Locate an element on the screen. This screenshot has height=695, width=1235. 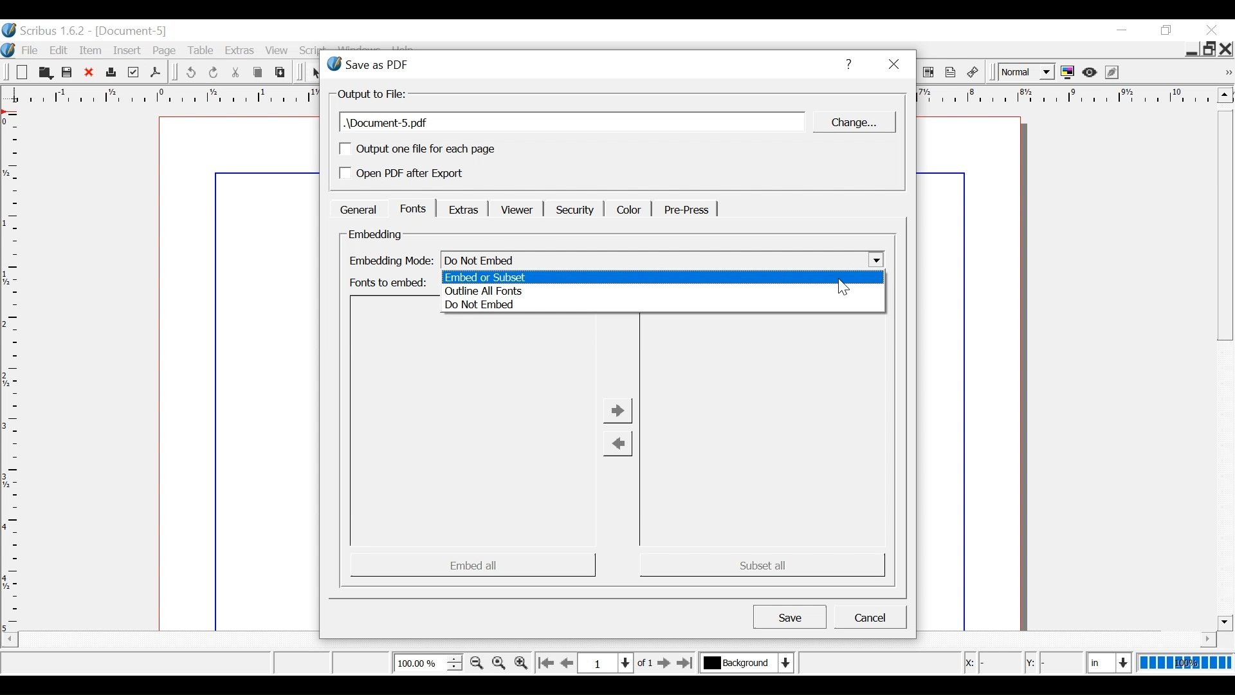
link Annotations is located at coordinates (973, 73).